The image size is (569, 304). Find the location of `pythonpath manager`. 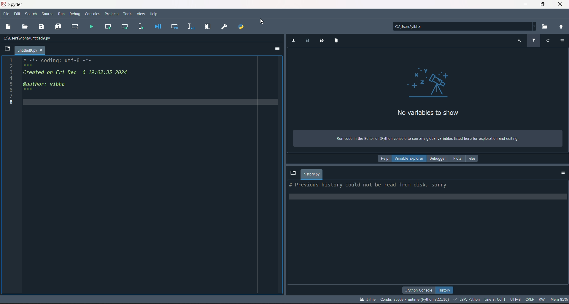

pythonpath manager is located at coordinates (243, 27).